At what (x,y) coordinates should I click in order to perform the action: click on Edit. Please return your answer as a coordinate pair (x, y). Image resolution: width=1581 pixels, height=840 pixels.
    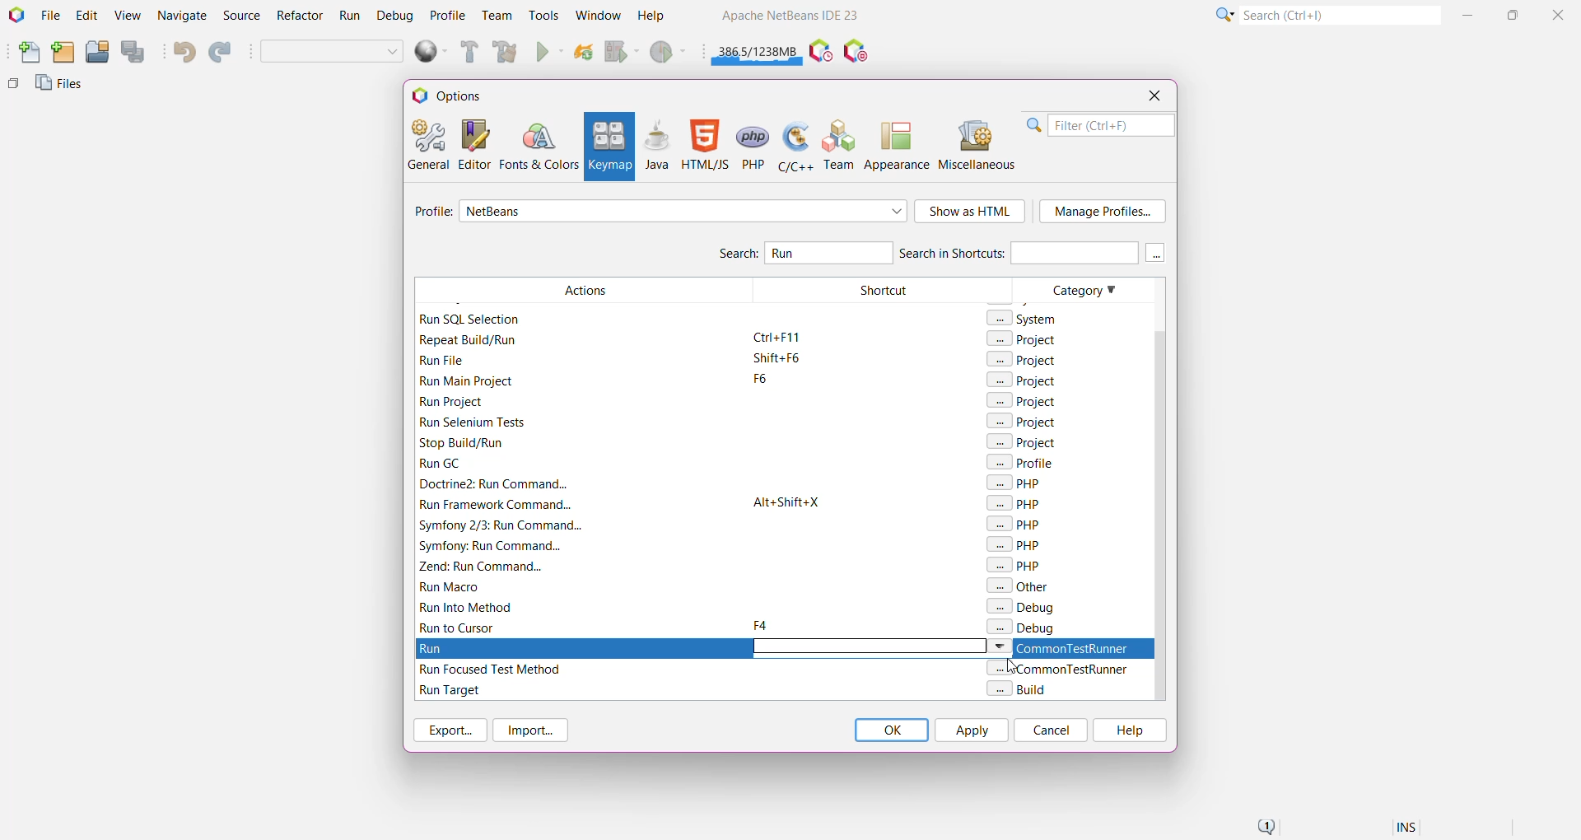
    Looking at the image, I should click on (86, 16).